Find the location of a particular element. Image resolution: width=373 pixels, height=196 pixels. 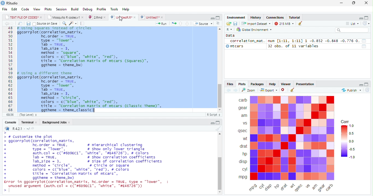

search bar is located at coordinates (354, 30).